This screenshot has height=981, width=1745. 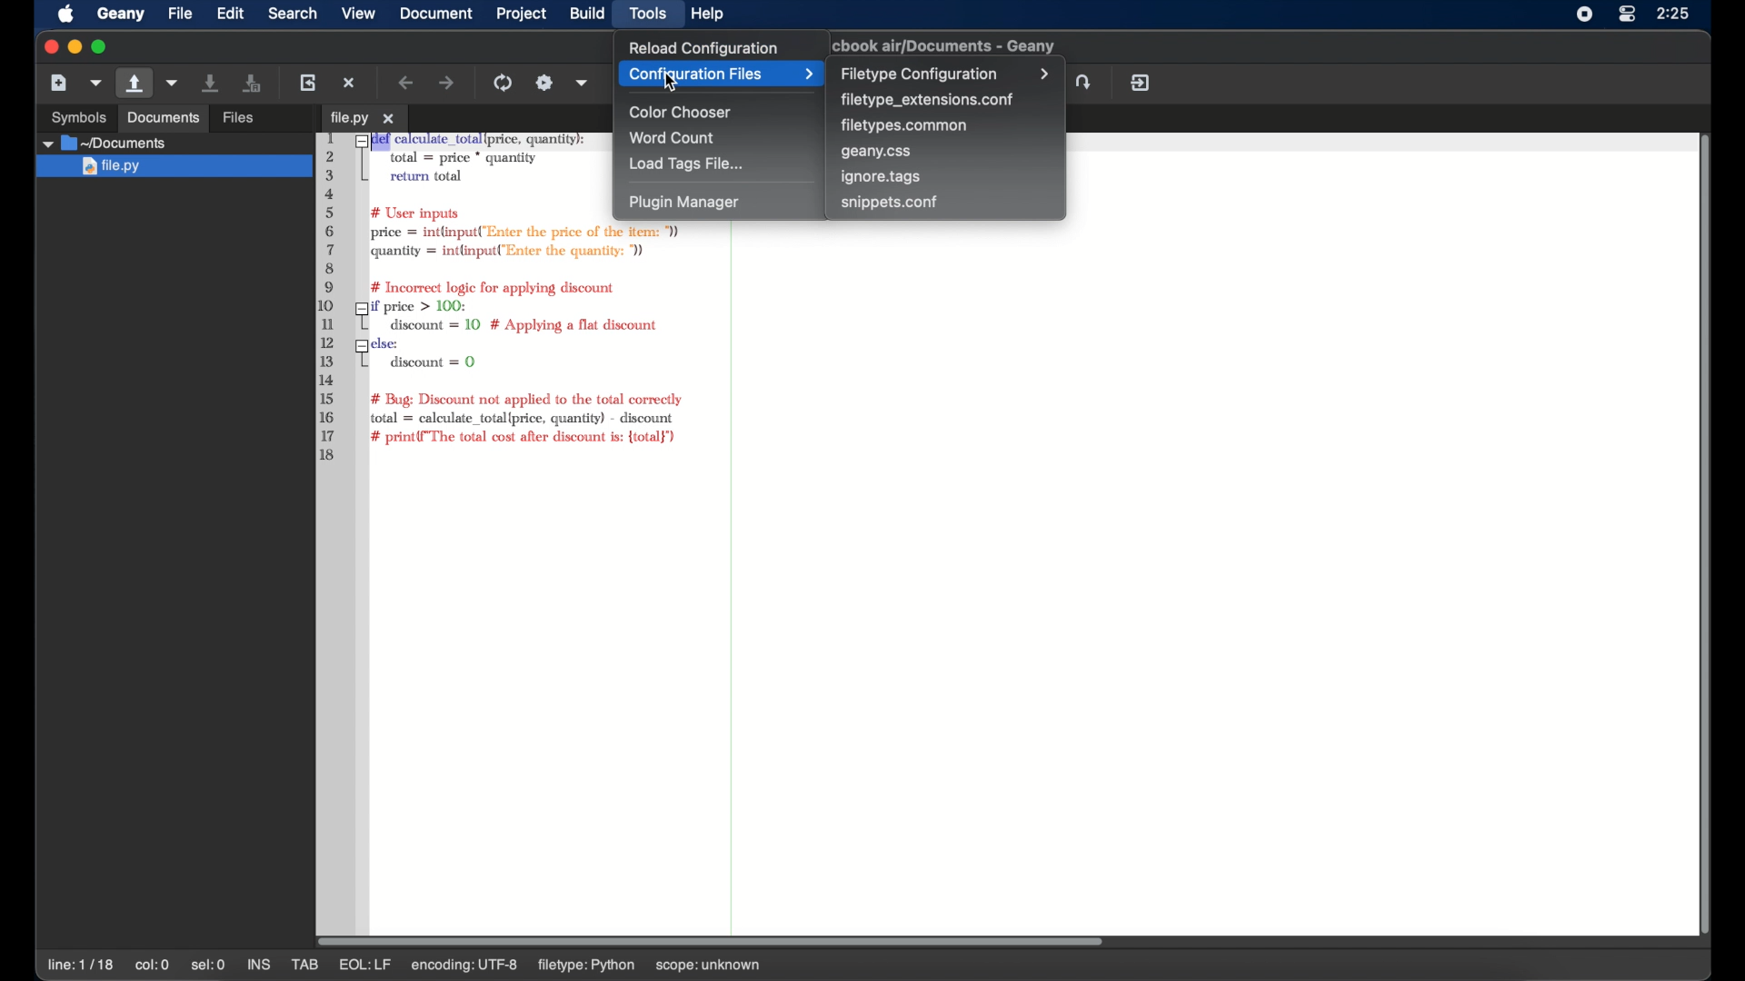 What do you see at coordinates (683, 113) in the screenshot?
I see `color chooser ` at bounding box center [683, 113].